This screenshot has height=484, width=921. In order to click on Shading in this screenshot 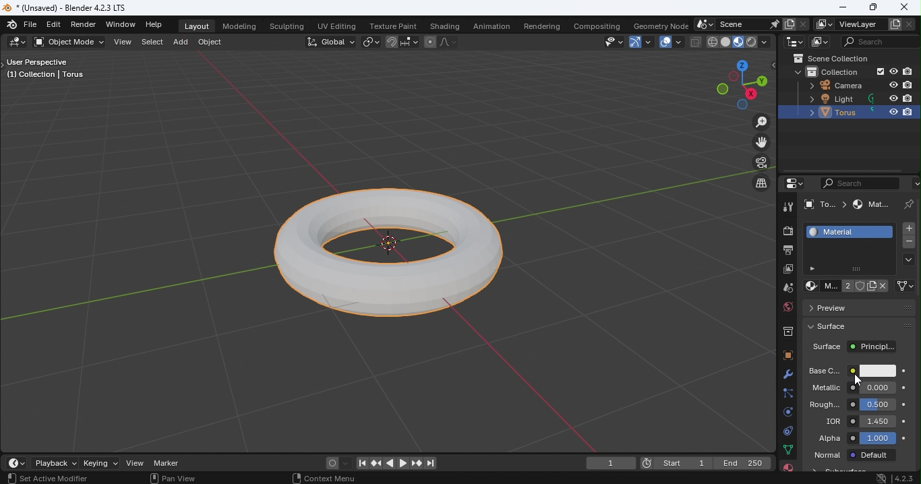, I will do `click(445, 25)`.